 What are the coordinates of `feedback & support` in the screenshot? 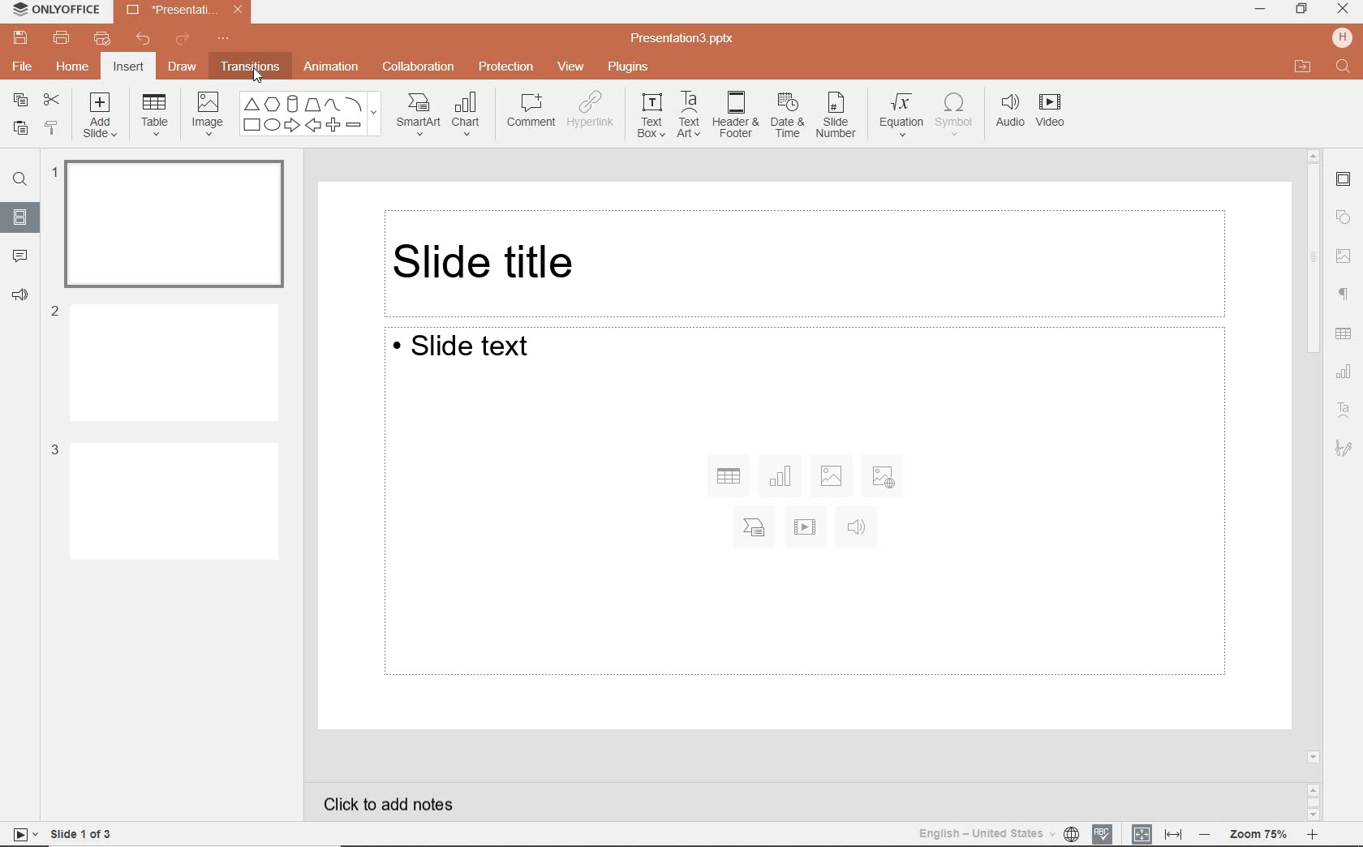 It's located at (23, 299).